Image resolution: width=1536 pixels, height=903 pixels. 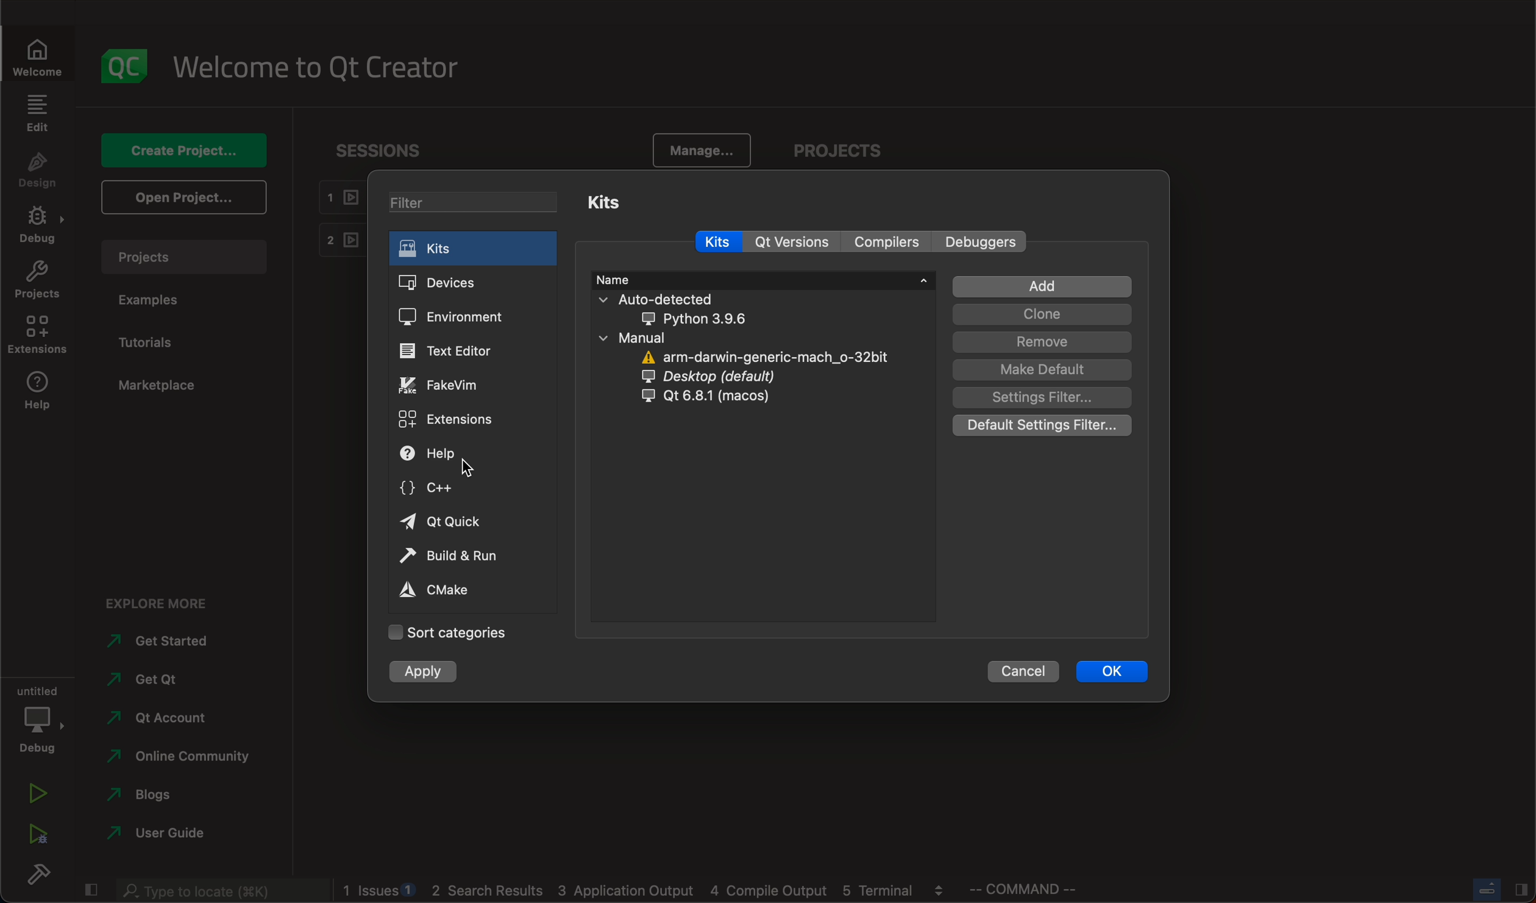 What do you see at coordinates (612, 203) in the screenshot?
I see `kits` at bounding box center [612, 203].